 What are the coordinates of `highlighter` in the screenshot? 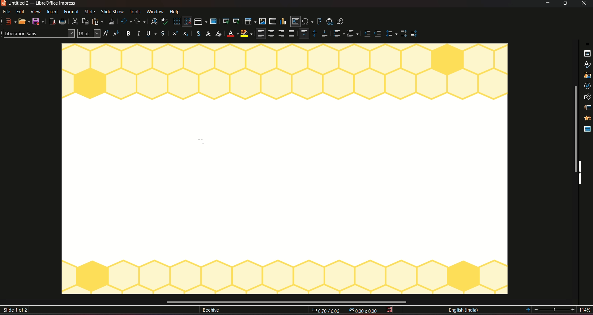 It's located at (247, 34).